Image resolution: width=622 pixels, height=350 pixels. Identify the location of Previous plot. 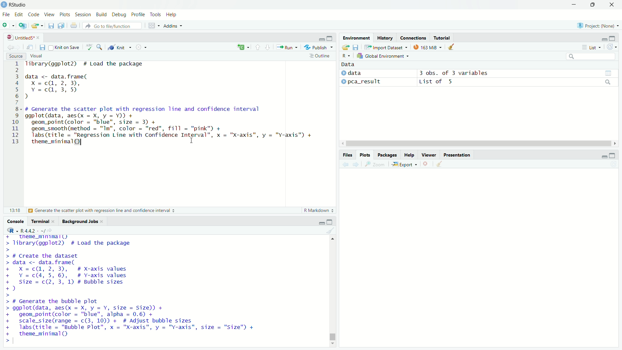
(346, 164).